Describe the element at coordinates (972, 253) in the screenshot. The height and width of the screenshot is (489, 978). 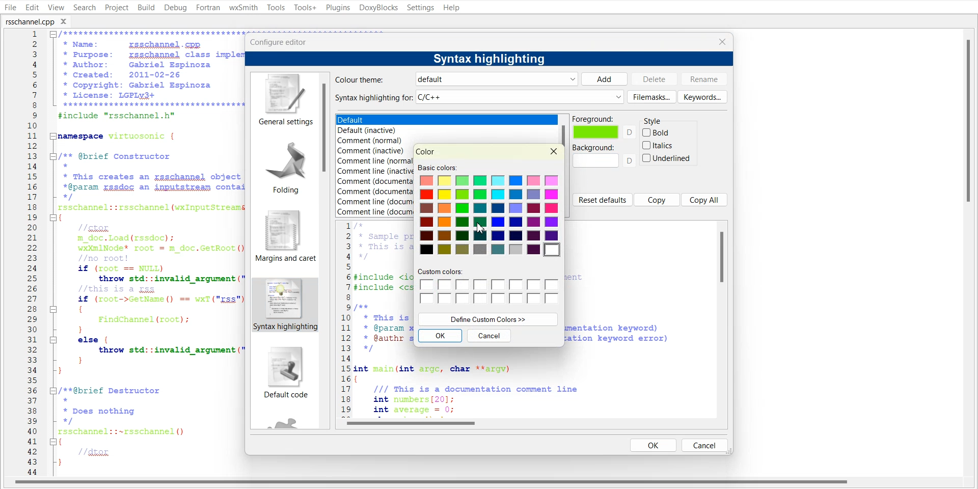
I see `Vertical Scroll bar` at that location.